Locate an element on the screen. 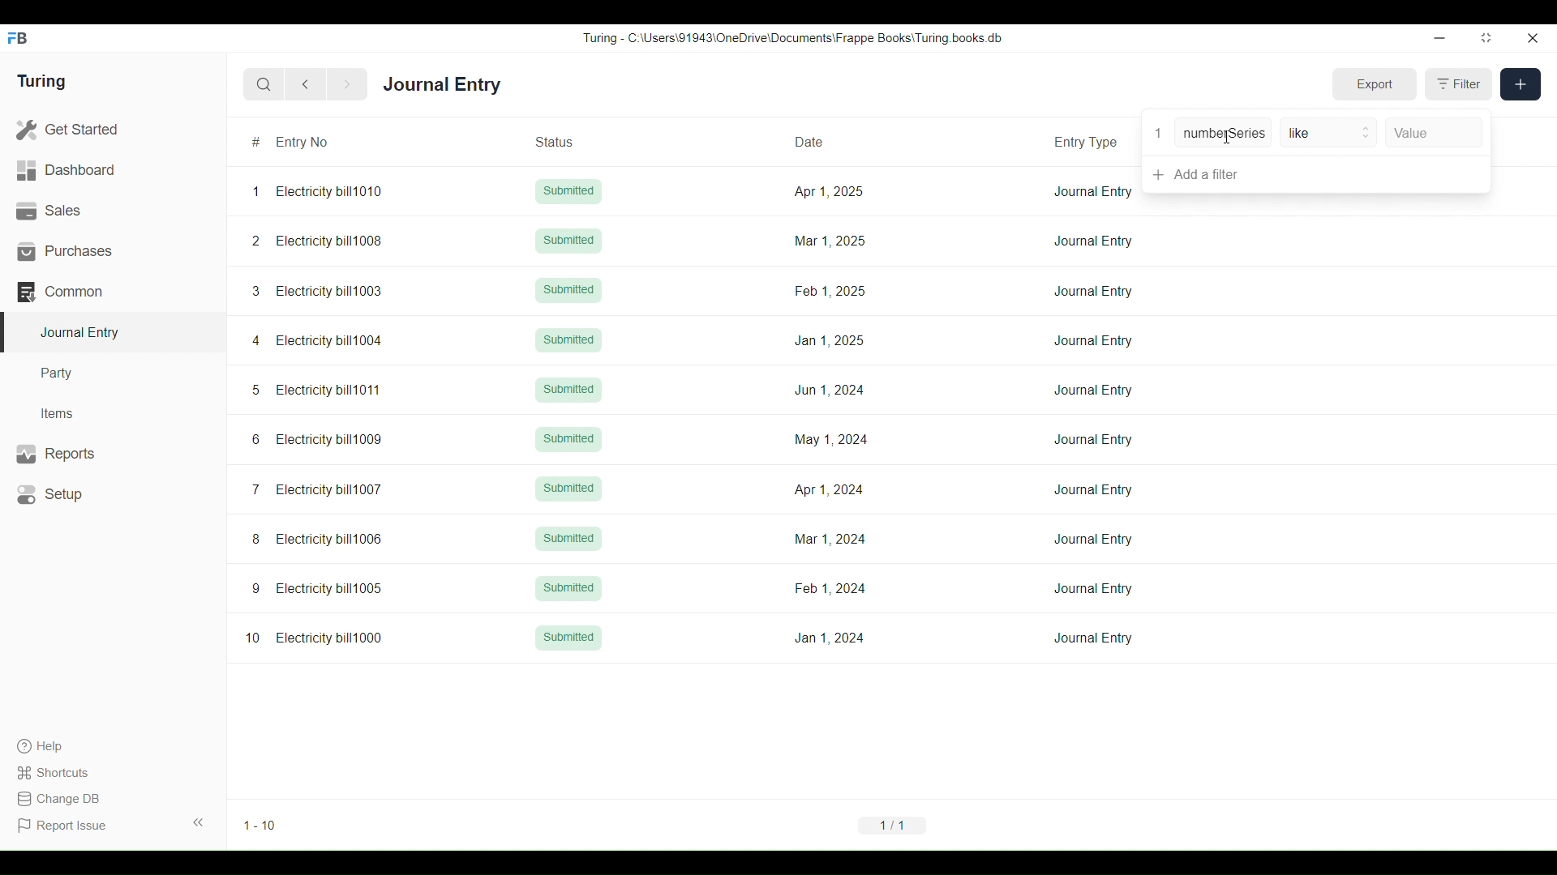 This screenshot has height=875, width=1557. Jun 1, 2024 is located at coordinates (830, 390).